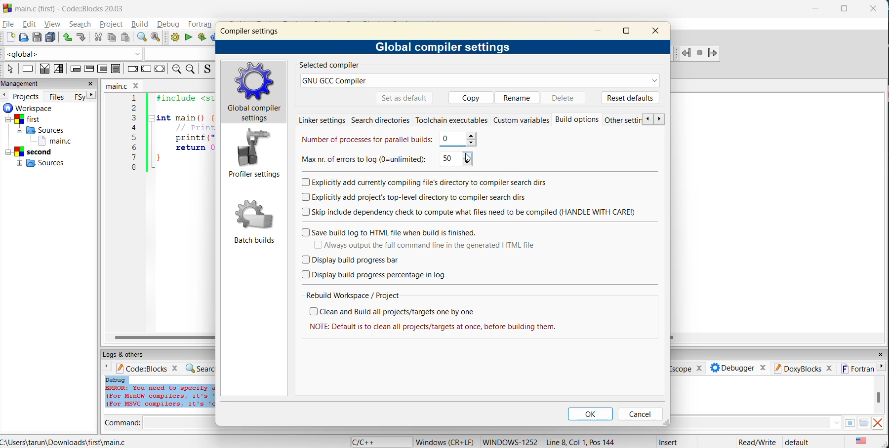  Describe the element at coordinates (43, 138) in the screenshot. I see `workspaces` at that location.